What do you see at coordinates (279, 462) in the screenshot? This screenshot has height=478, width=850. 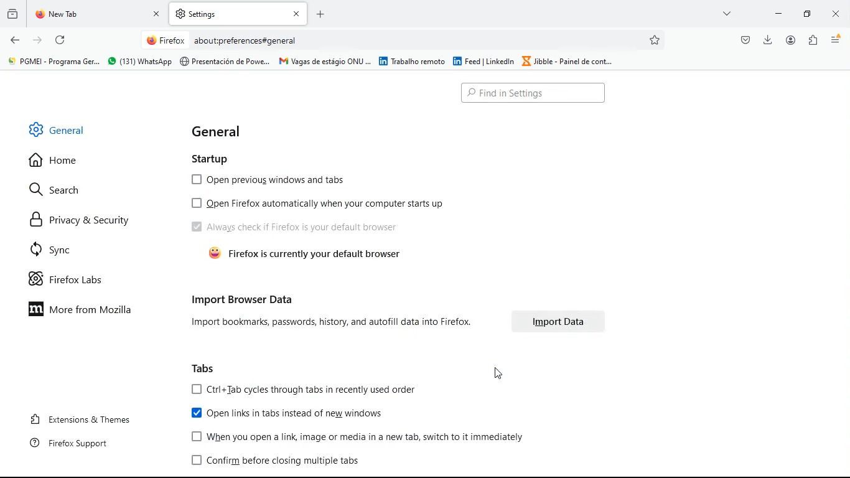 I see `confirm before closing multiple tabs` at bounding box center [279, 462].